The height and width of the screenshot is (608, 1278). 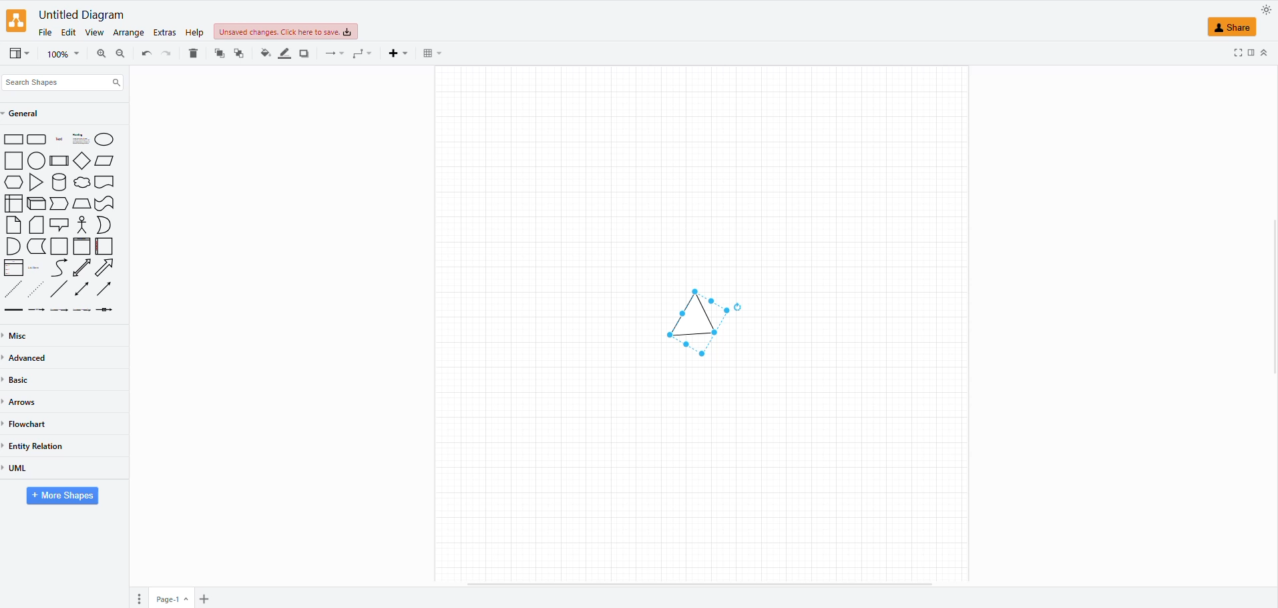 What do you see at coordinates (81, 267) in the screenshot?
I see `Two sided bordered Arrow` at bounding box center [81, 267].